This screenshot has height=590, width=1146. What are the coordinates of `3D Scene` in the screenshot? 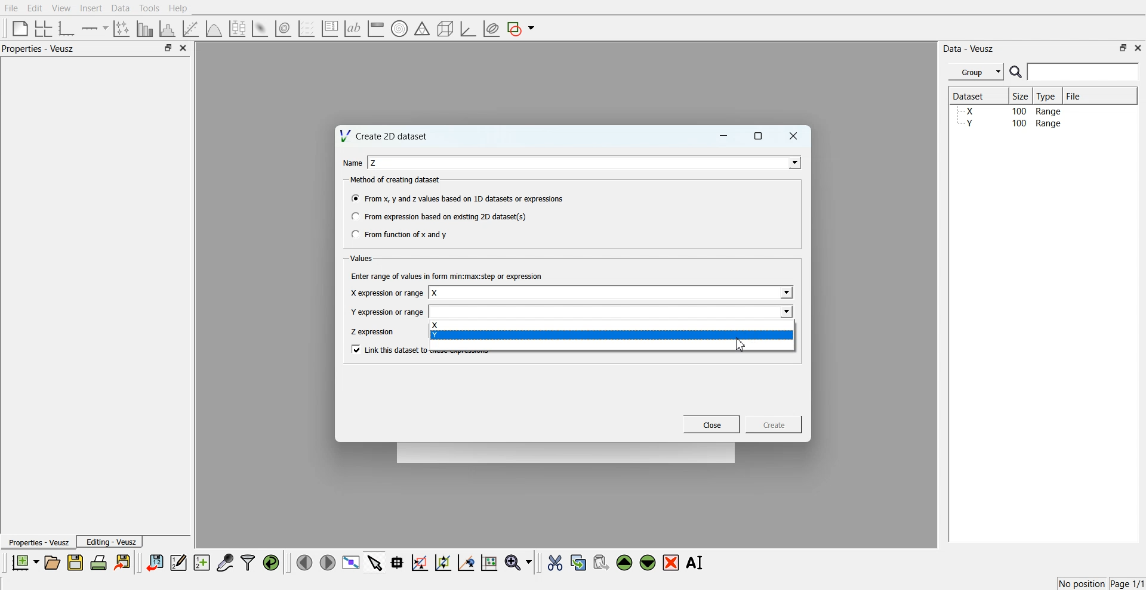 It's located at (446, 29).